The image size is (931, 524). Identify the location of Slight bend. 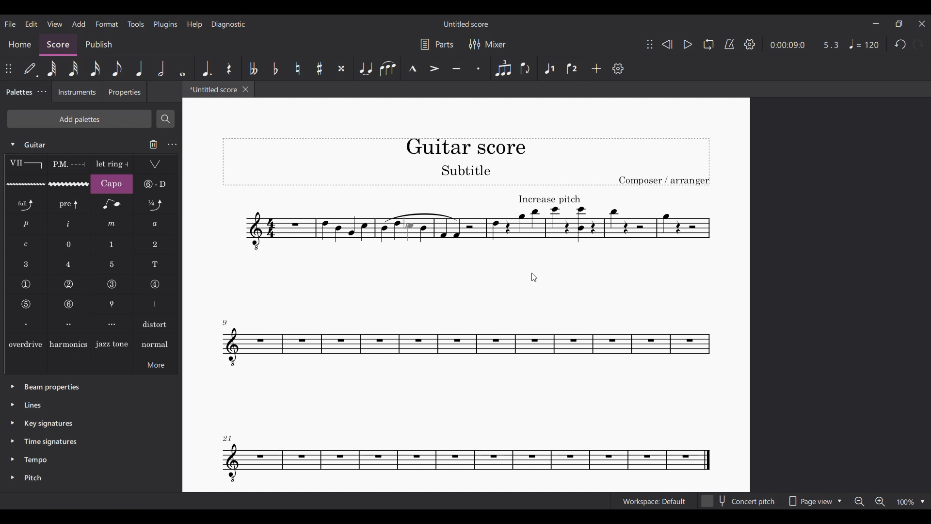
(156, 204).